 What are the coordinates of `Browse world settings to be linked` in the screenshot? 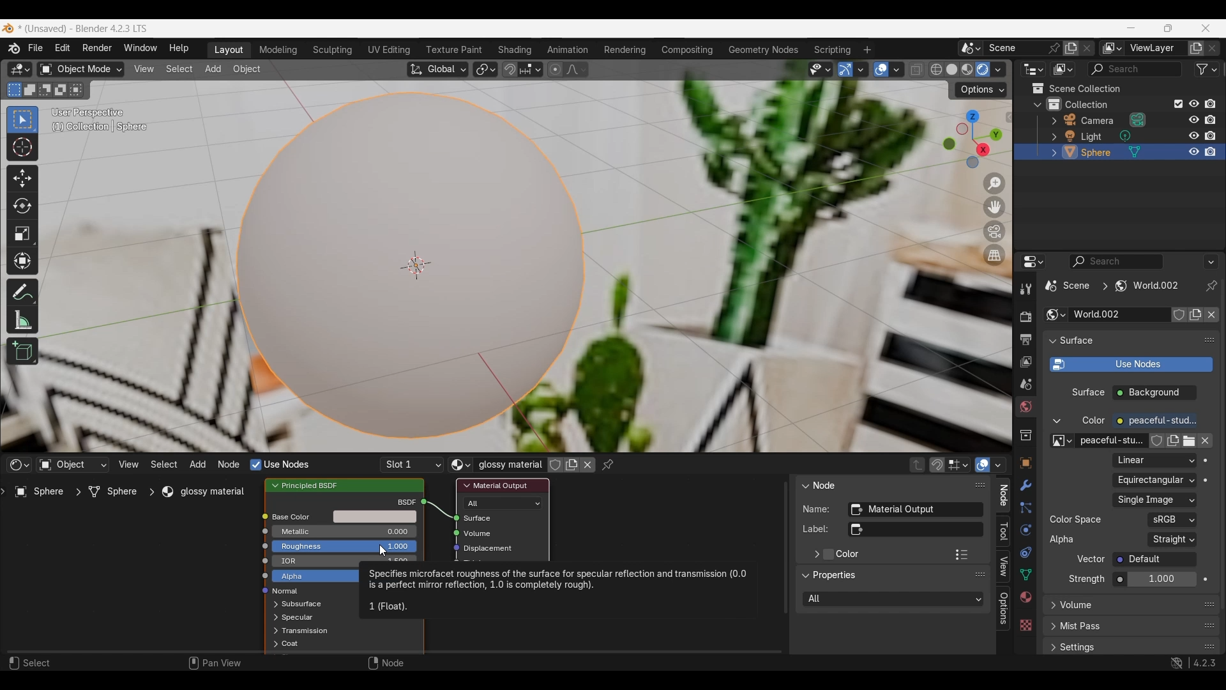 It's located at (1056, 314).